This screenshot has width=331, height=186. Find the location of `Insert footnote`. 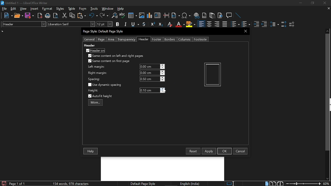

Insert footnote is located at coordinates (212, 16).